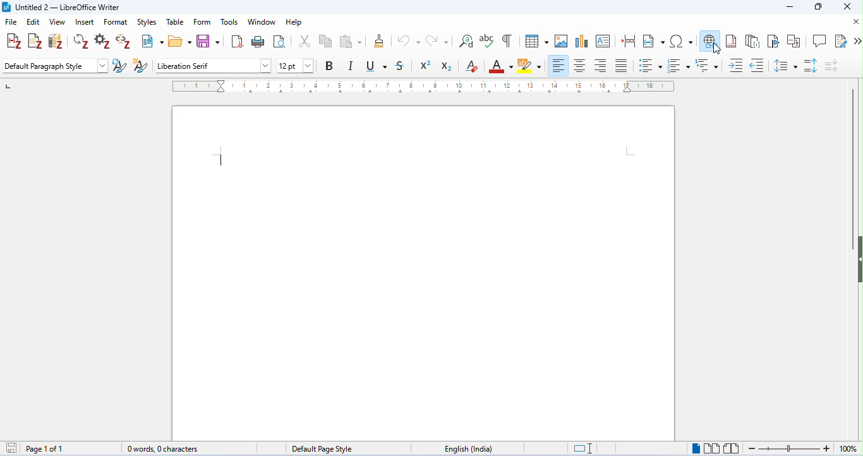  What do you see at coordinates (581, 66) in the screenshot?
I see `align center` at bounding box center [581, 66].